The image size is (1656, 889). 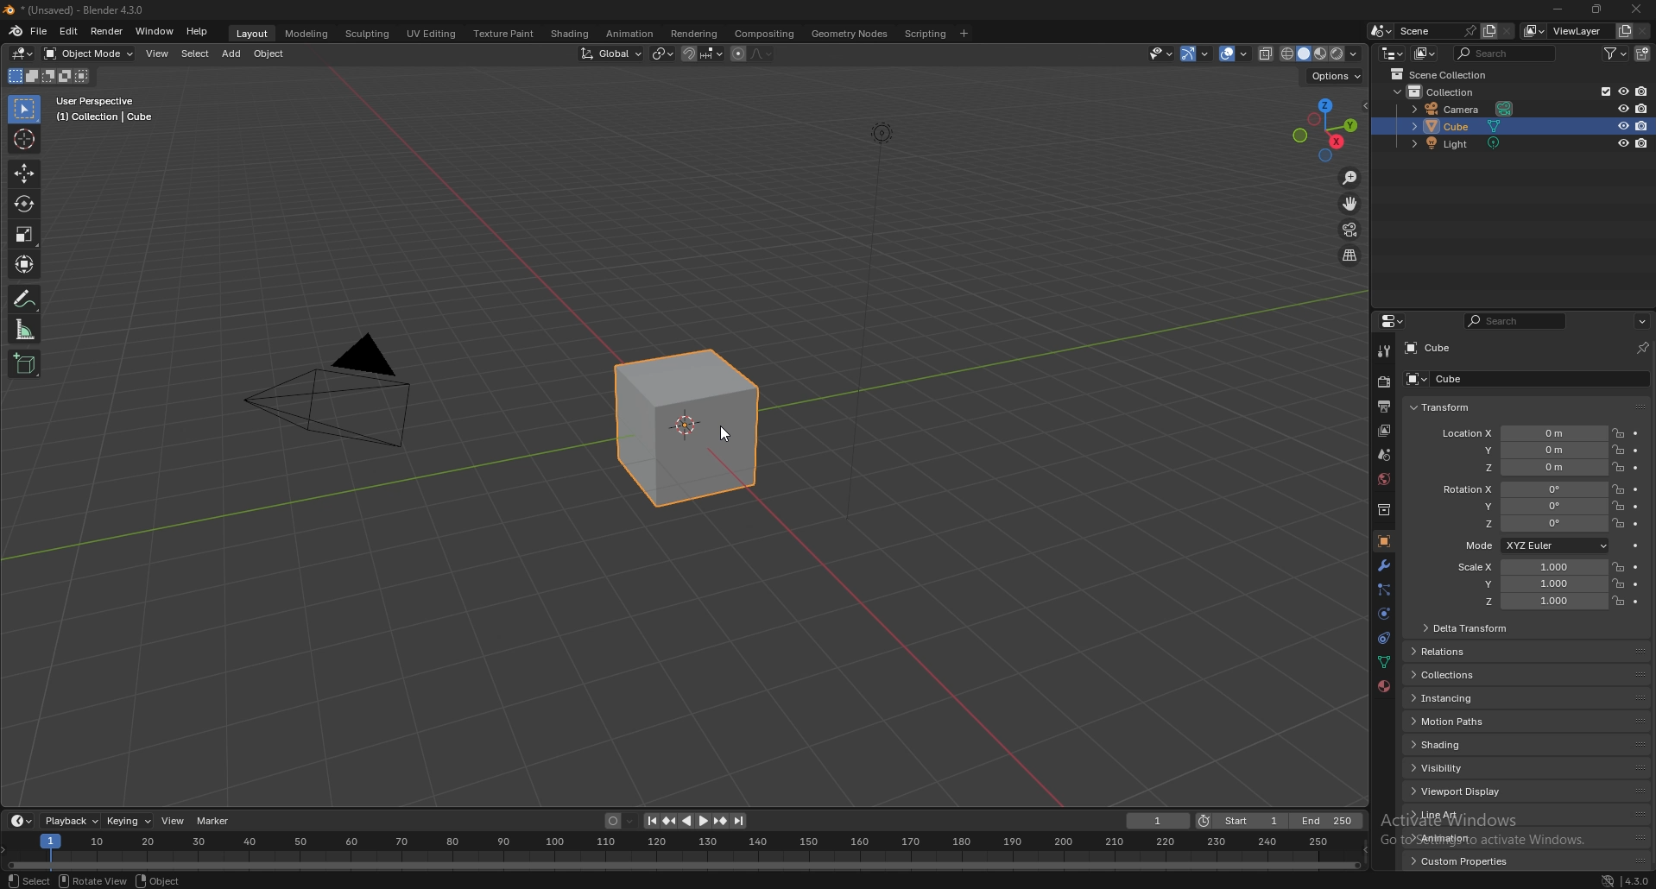 What do you see at coordinates (1519, 320) in the screenshot?
I see `display filter` at bounding box center [1519, 320].